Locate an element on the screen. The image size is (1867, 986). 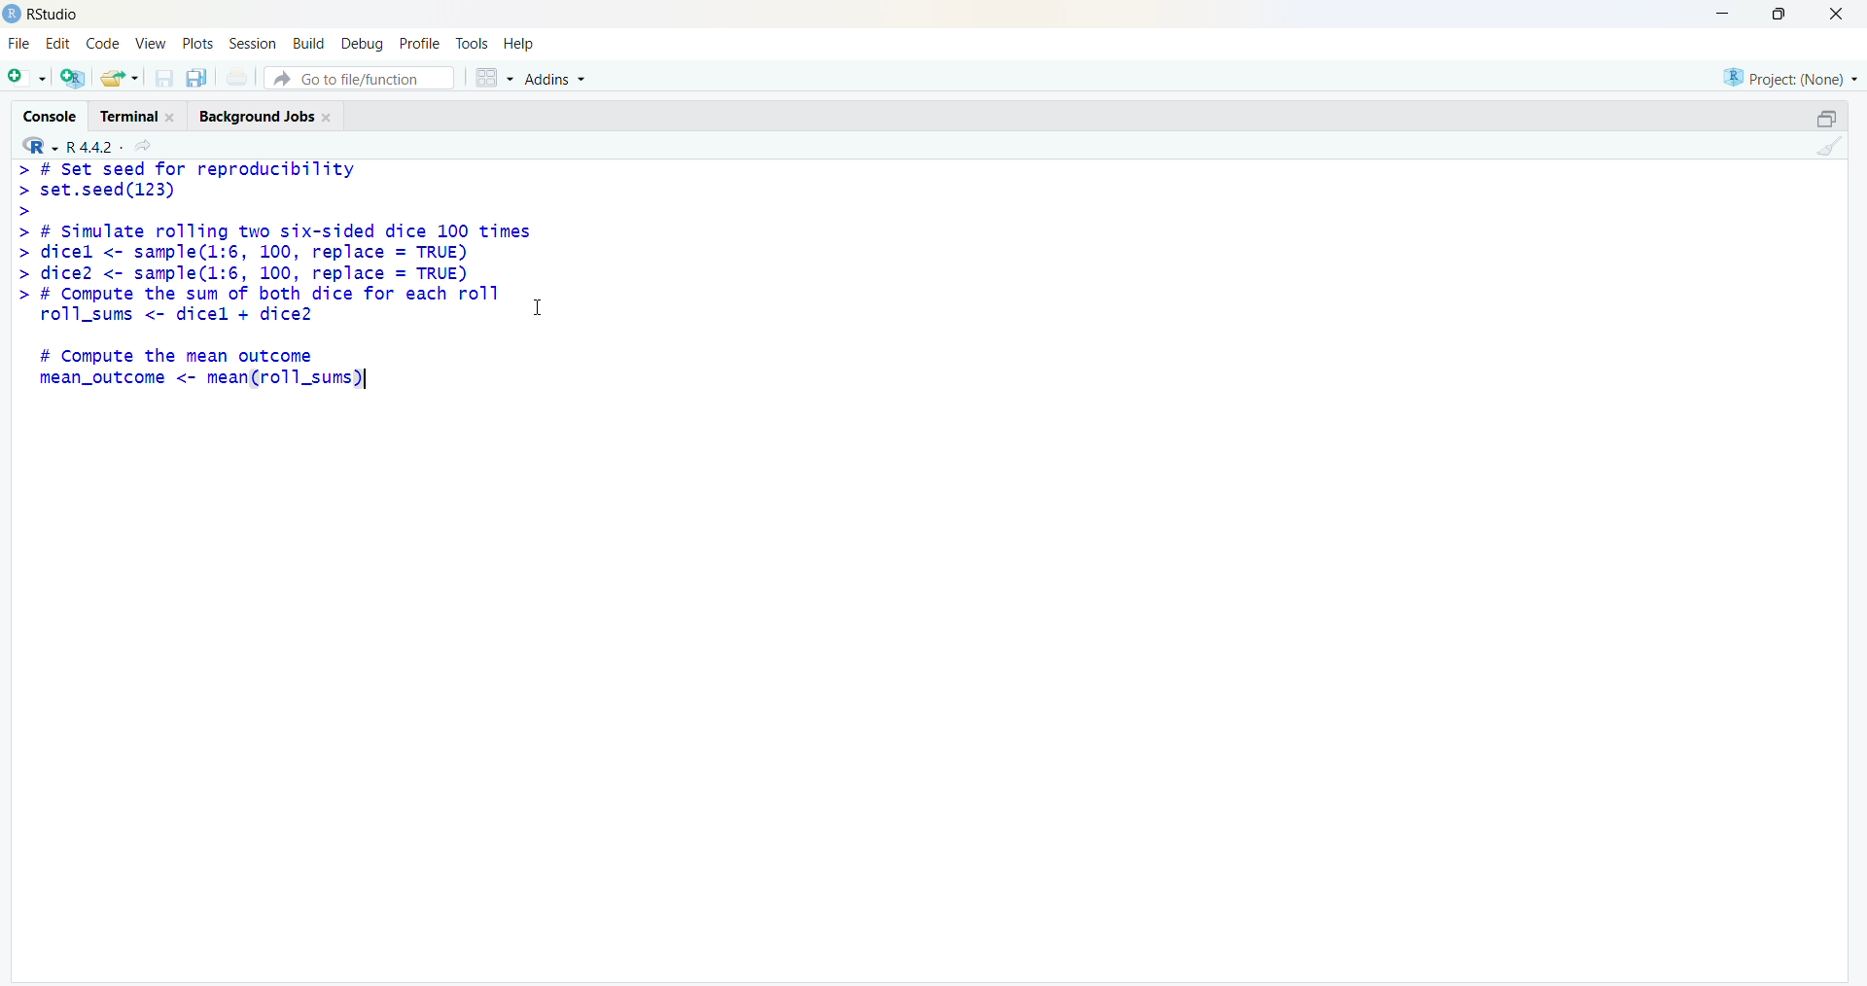
Background jobs is located at coordinates (256, 119).